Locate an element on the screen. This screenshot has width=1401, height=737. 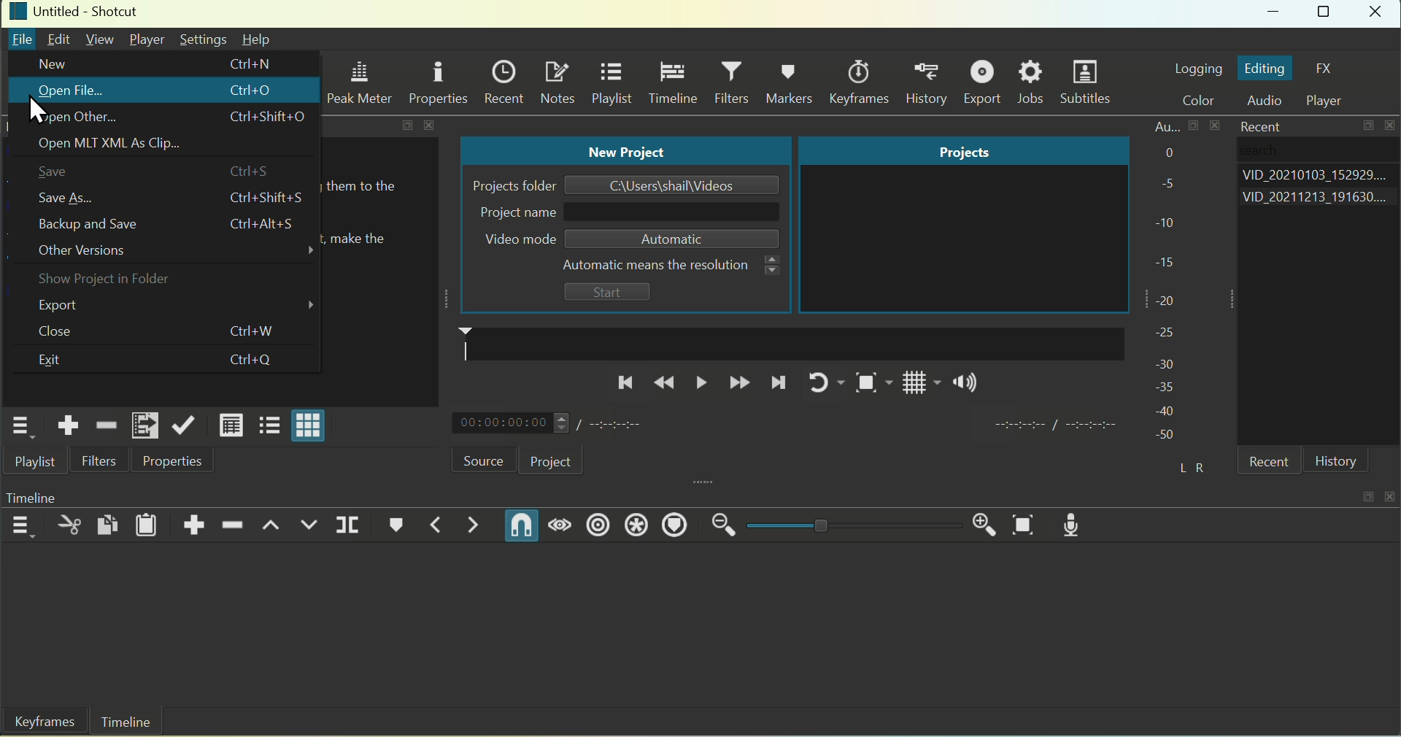
Ctrl+N is located at coordinates (253, 61).